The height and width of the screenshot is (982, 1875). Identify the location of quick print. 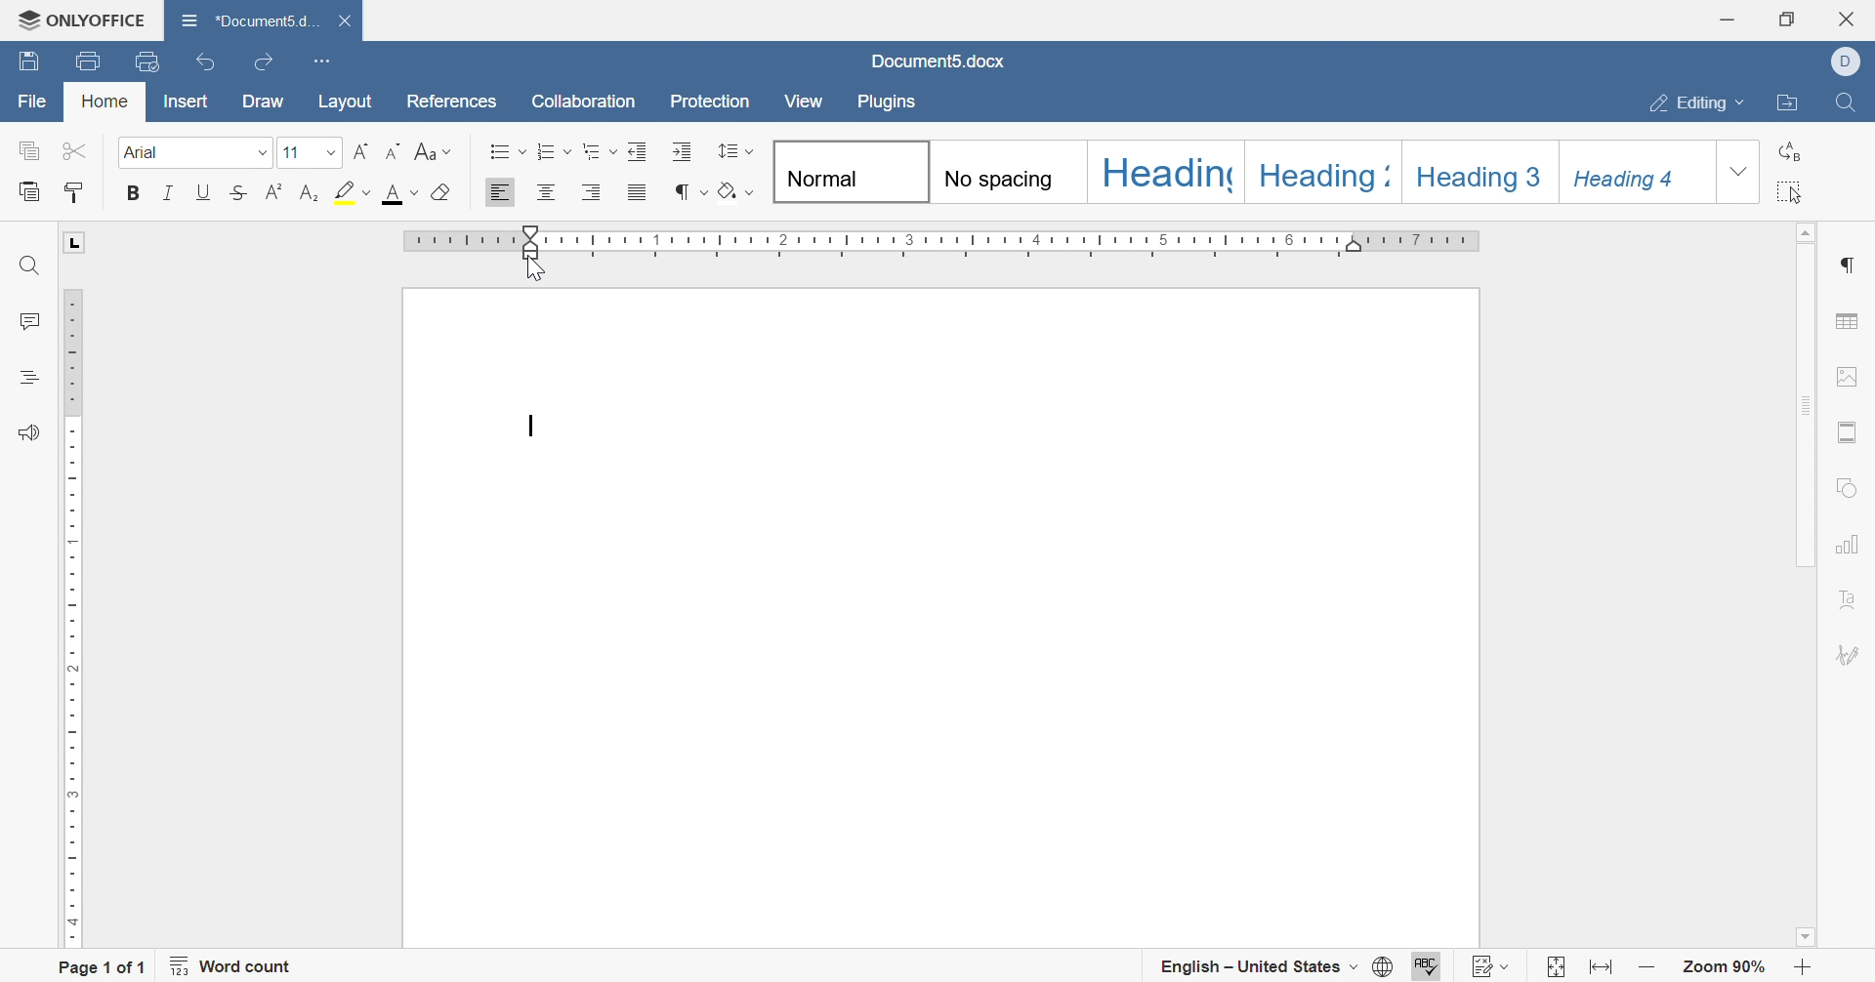
(149, 59).